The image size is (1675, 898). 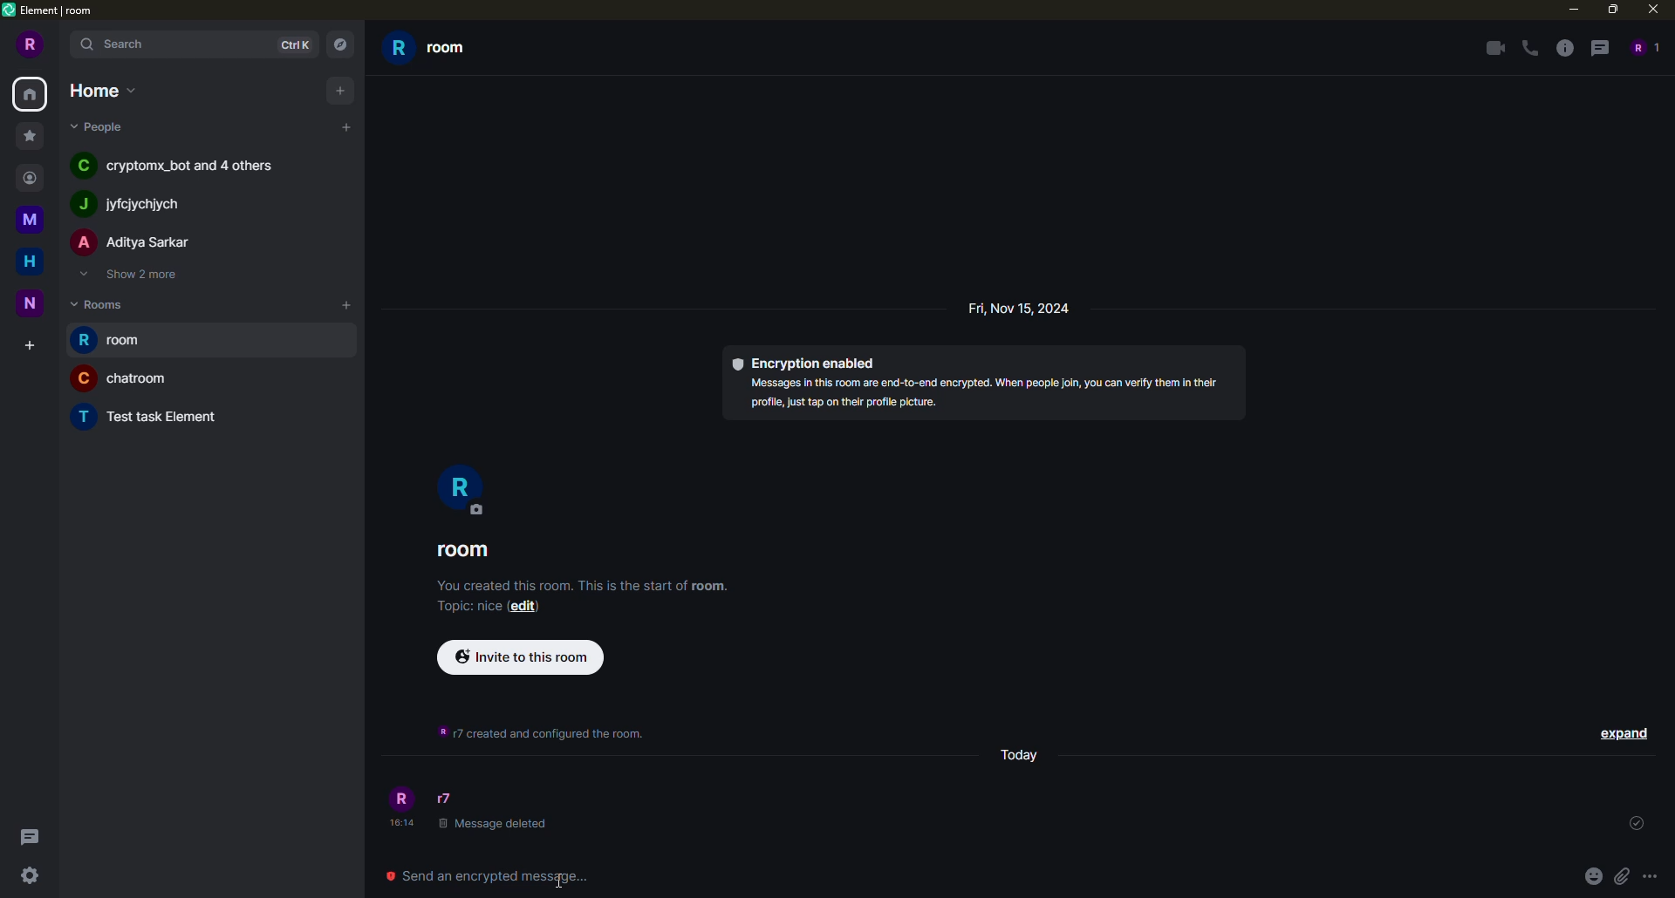 What do you see at coordinates (29, 46) in the screenshot?
I see `profile` at bounding box center [29, 46].